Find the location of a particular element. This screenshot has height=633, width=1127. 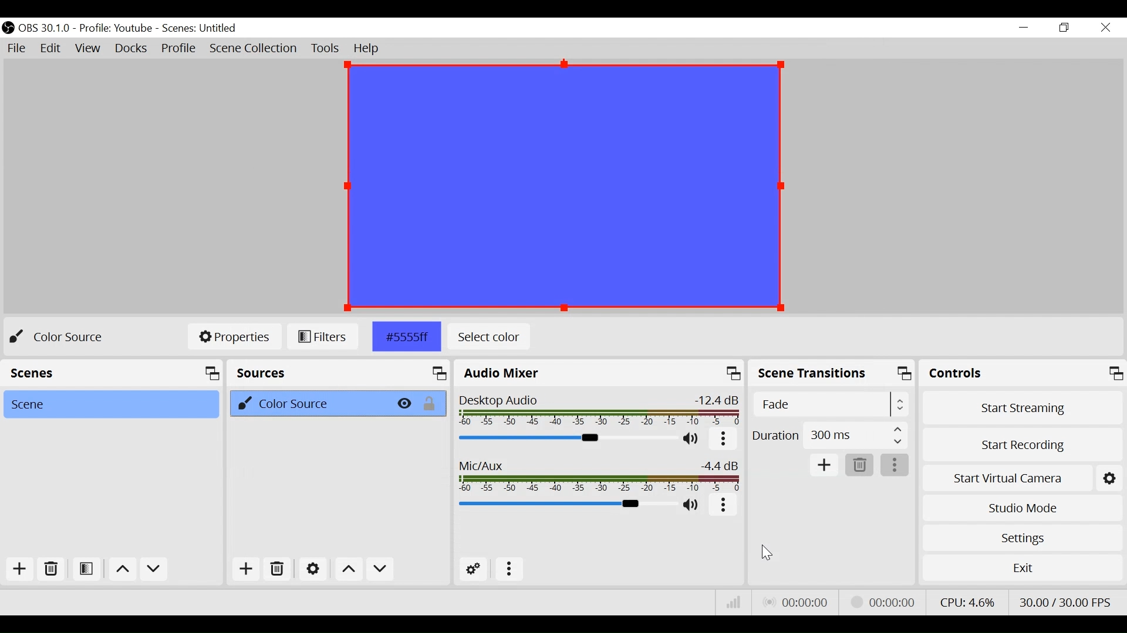

File is located at coordinates (16, 47).